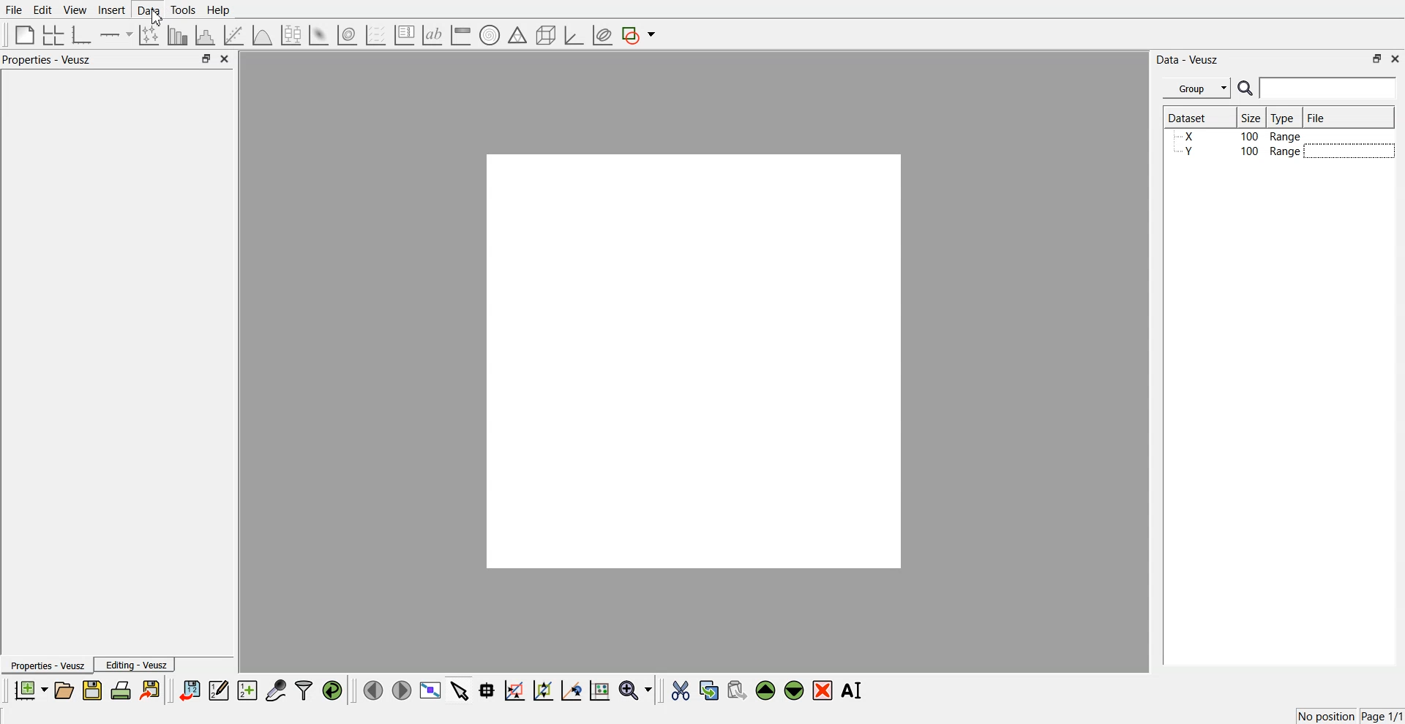 The height and width of the screenshot is (724, 1405). What do you see at coordinates (177, 35) in the screenshot?
I see `Plot bar chart` at bounding box center [177, 35].